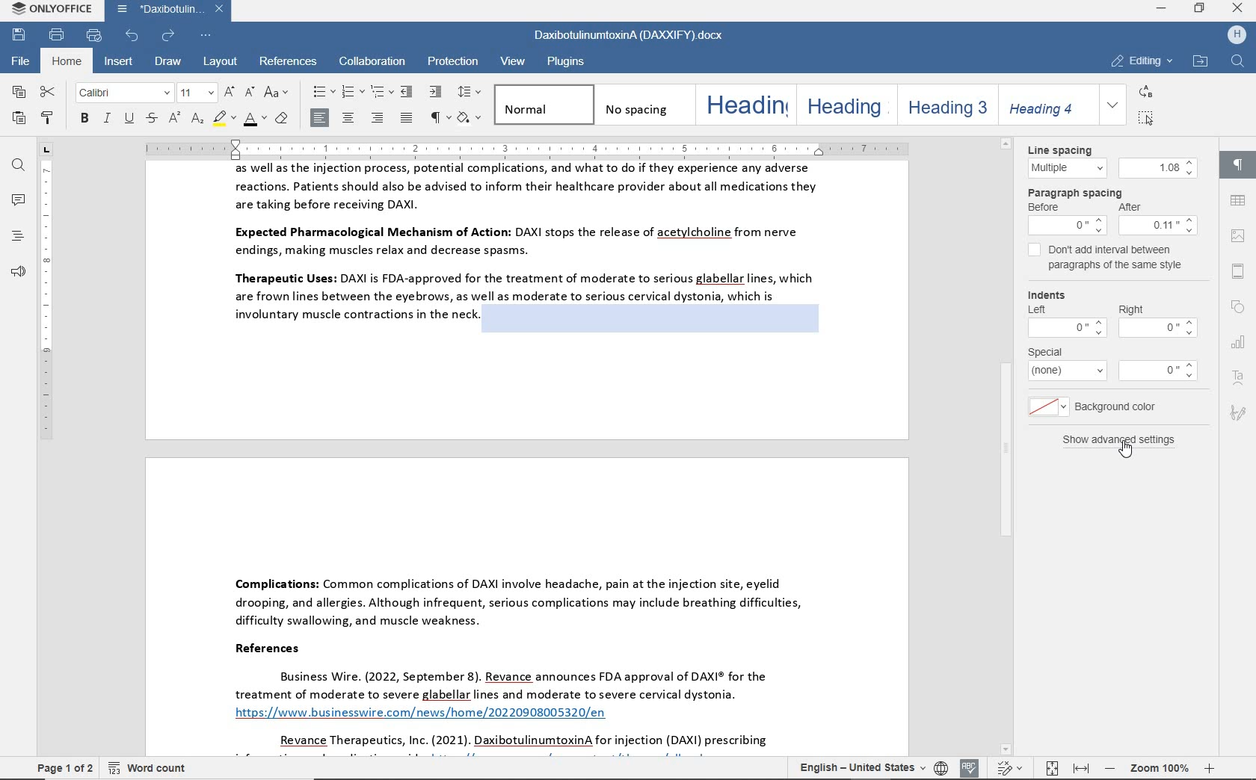  Describe the element at coordinates (409, 91) in the screenshot. I see `decrease indent` at that location.